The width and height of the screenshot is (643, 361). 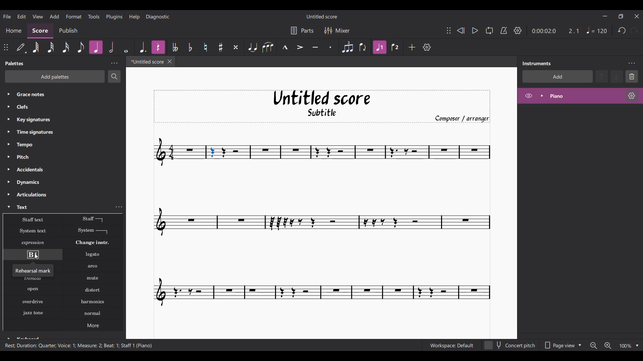 What do you see at coordinates (55, 77) in the screenshot?
I see `Add palettes` at bounding box center [55, 77].